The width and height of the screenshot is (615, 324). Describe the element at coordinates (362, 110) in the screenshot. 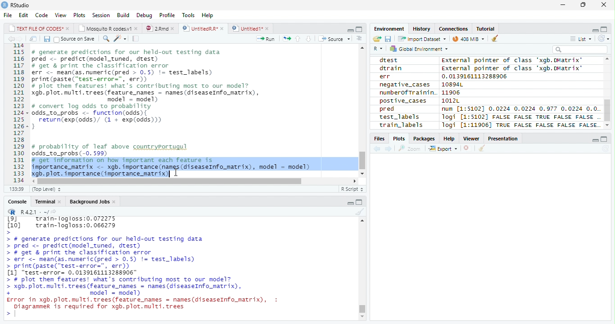

I see `Scroll` at that location.